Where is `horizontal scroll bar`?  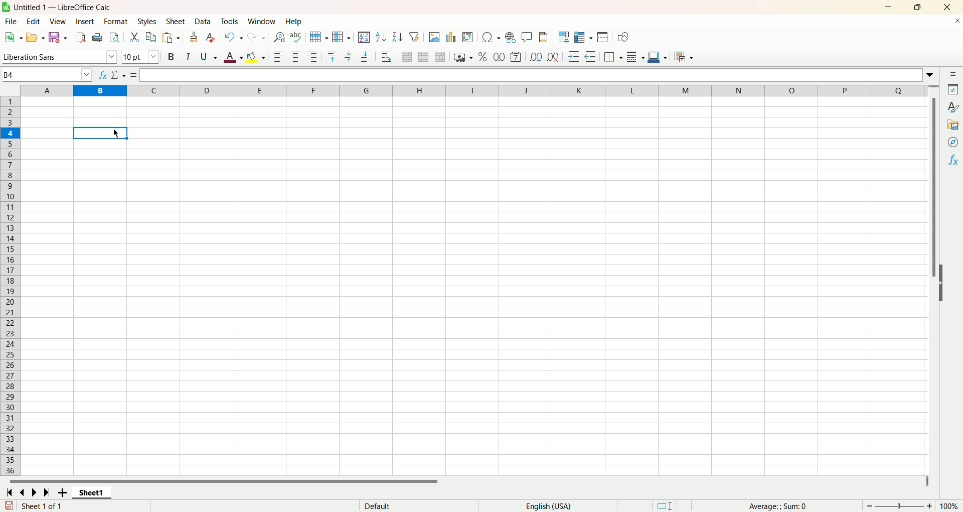
horizontal scroll bar is located at coordinates (462, 481).